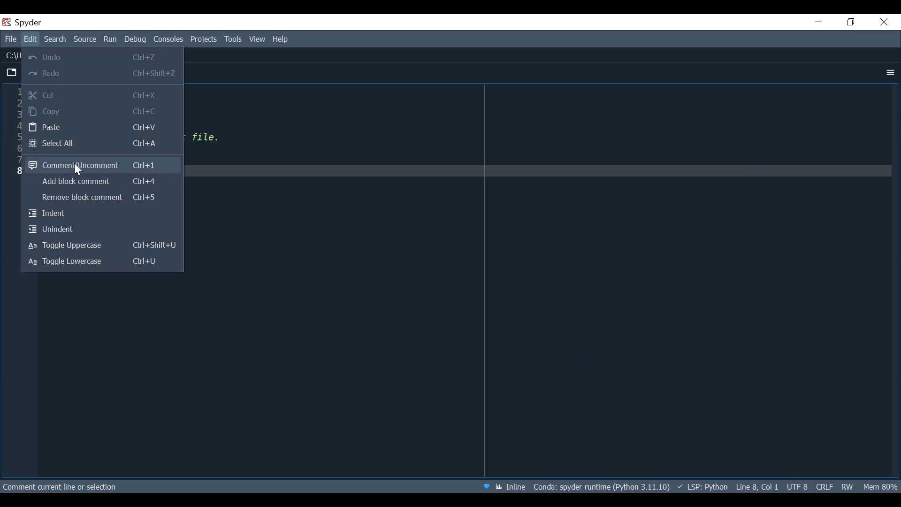 The image size is (901, 507). I want to click on Spyder Desktop Icon, so click(7, 22).